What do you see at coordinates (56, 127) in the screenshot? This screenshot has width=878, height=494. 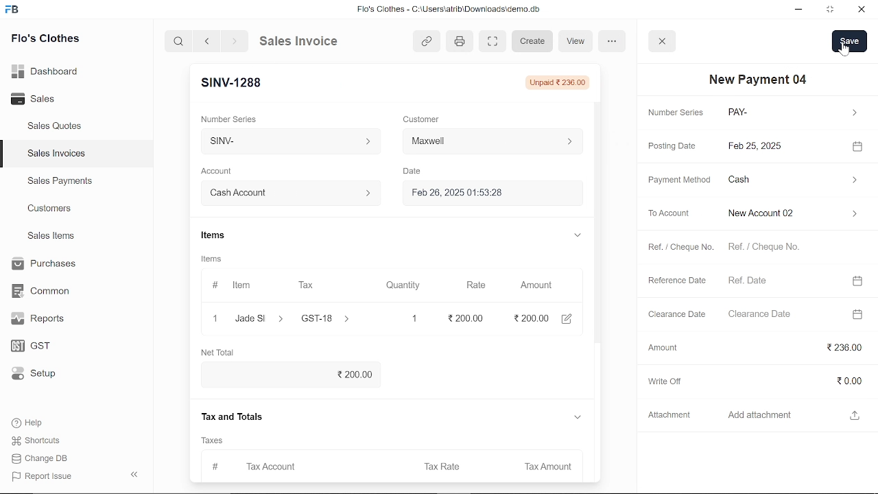 I see `Sales Quotes` at bounding box center [56, 127].